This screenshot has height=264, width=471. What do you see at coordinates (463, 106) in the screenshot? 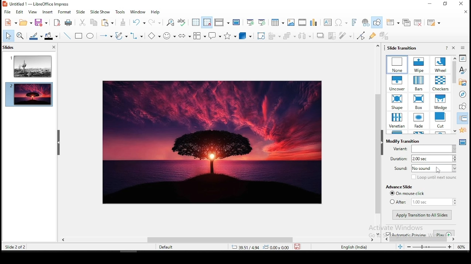
I see `shapes` at bounding box center [463, 106].